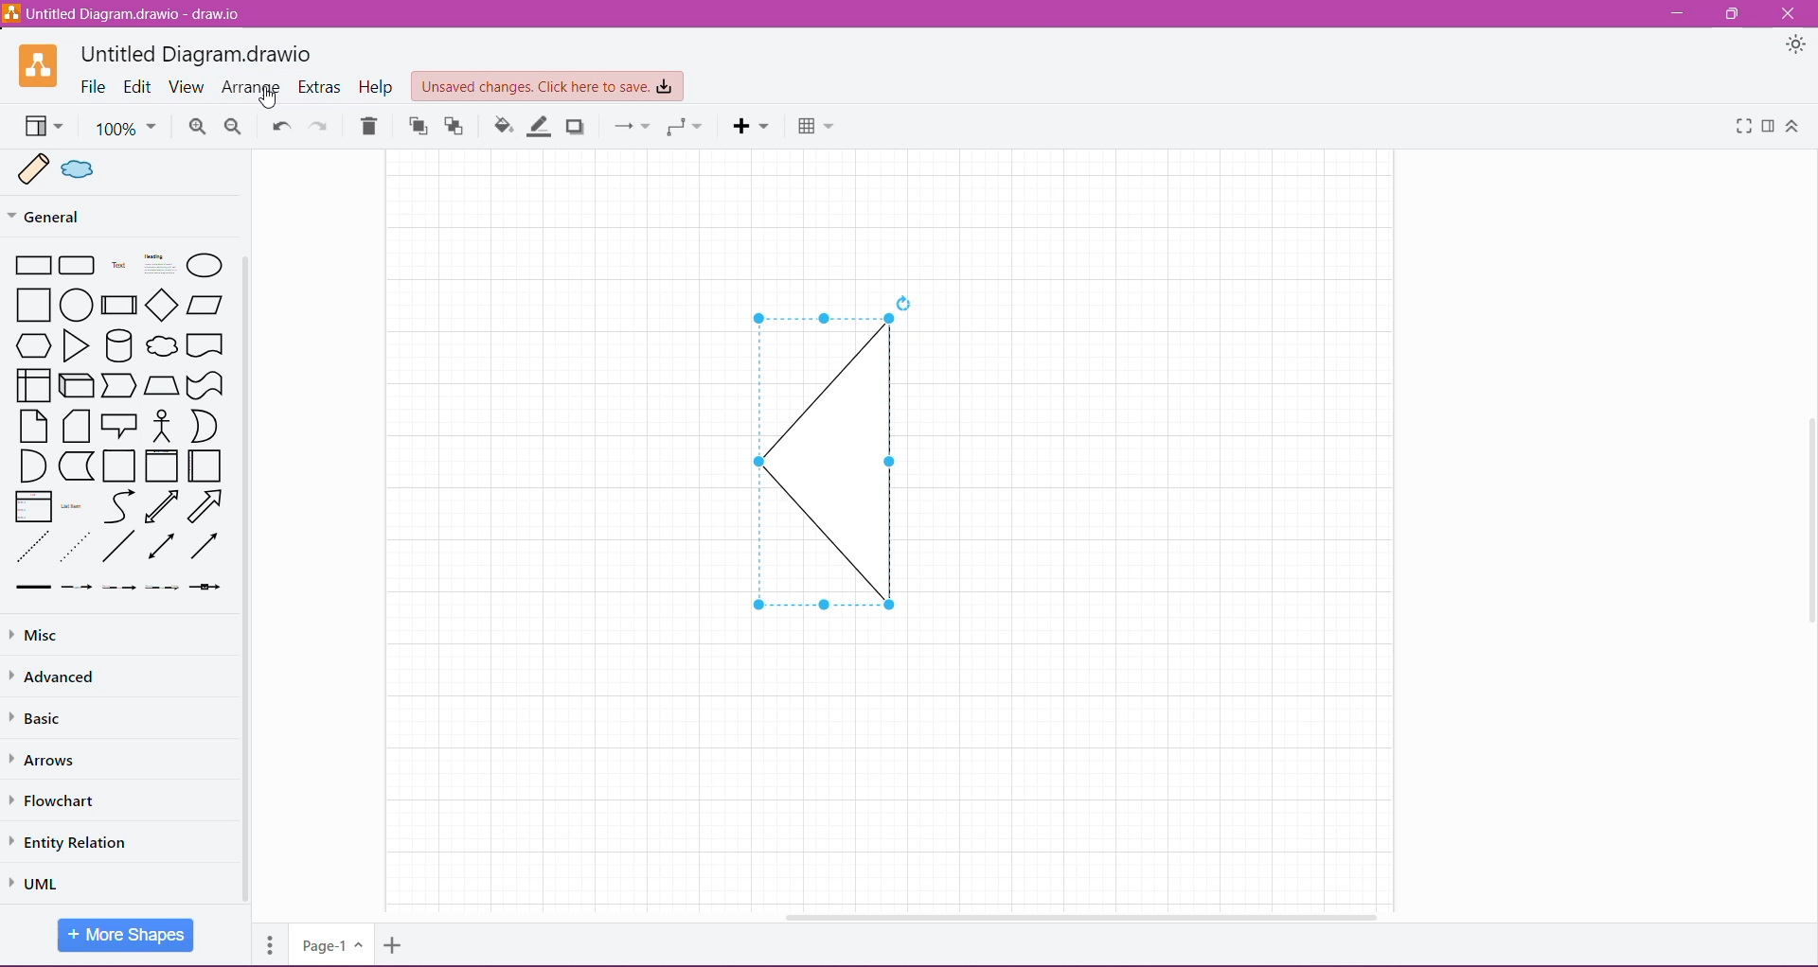 Image resolution: width=1818 pixels, height=967 pixels. I want to click on Restore Down, so click(1735, 13).